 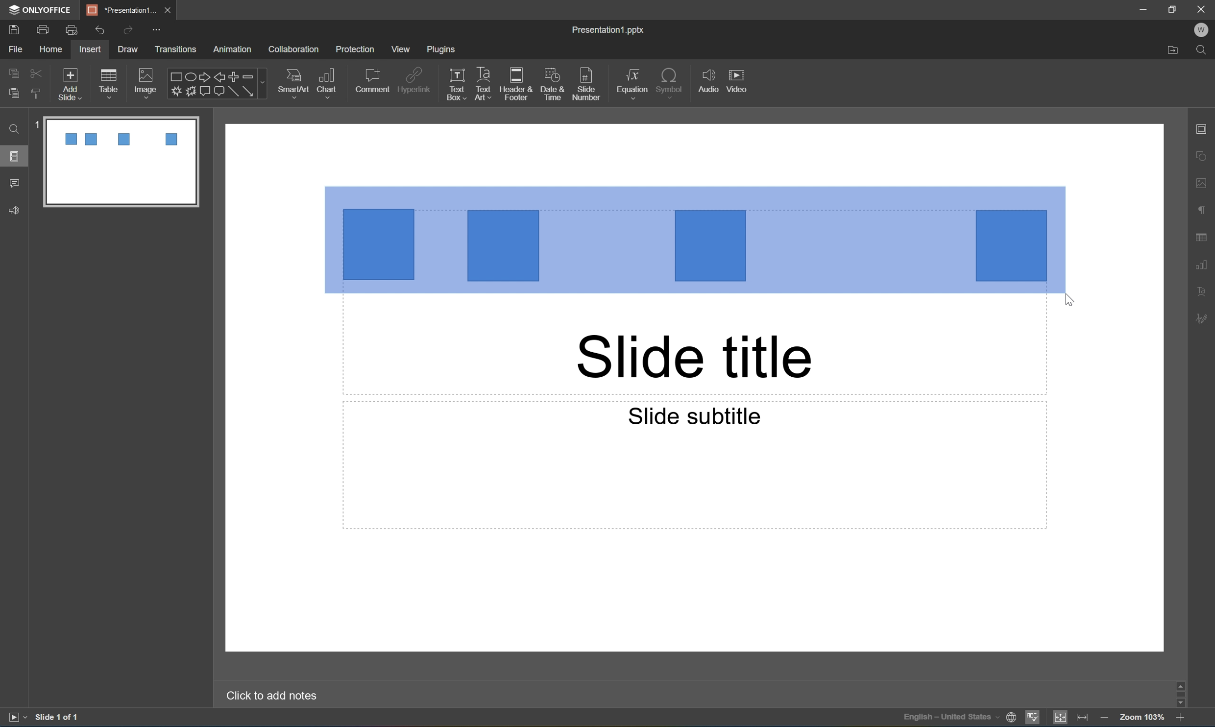 I want to click on feedback & support, so click(x=13, y=211).